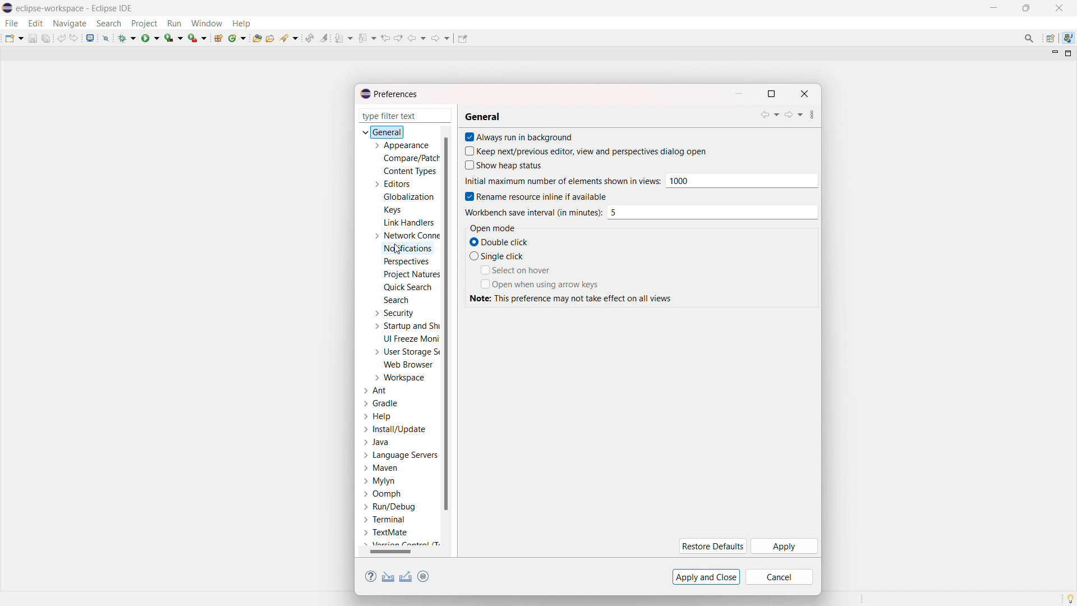  Describe the element at coordinates (812, 116) in the screenshot. I see `view menu` at that location.